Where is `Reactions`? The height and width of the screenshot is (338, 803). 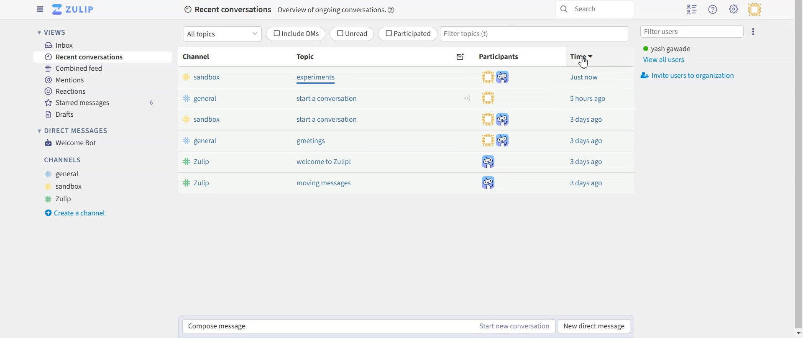 Reactions is located at coordinates (102, 91).